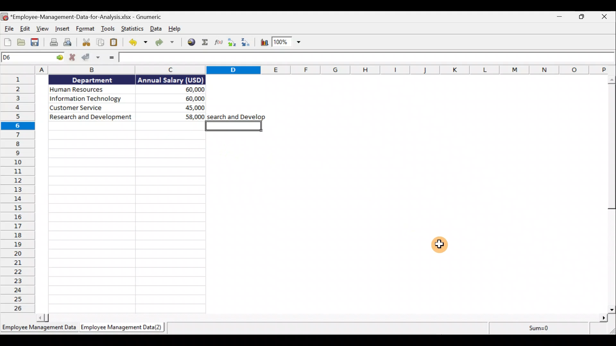 This screenshot has height=346, width=616. I want to click on Format, so click(85, 29).